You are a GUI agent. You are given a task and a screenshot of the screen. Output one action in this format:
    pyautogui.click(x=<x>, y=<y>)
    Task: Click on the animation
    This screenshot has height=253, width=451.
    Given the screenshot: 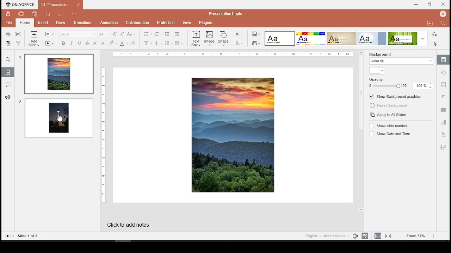 What is the action you would take?
    pyautogui.click(x=110, y=23)
    